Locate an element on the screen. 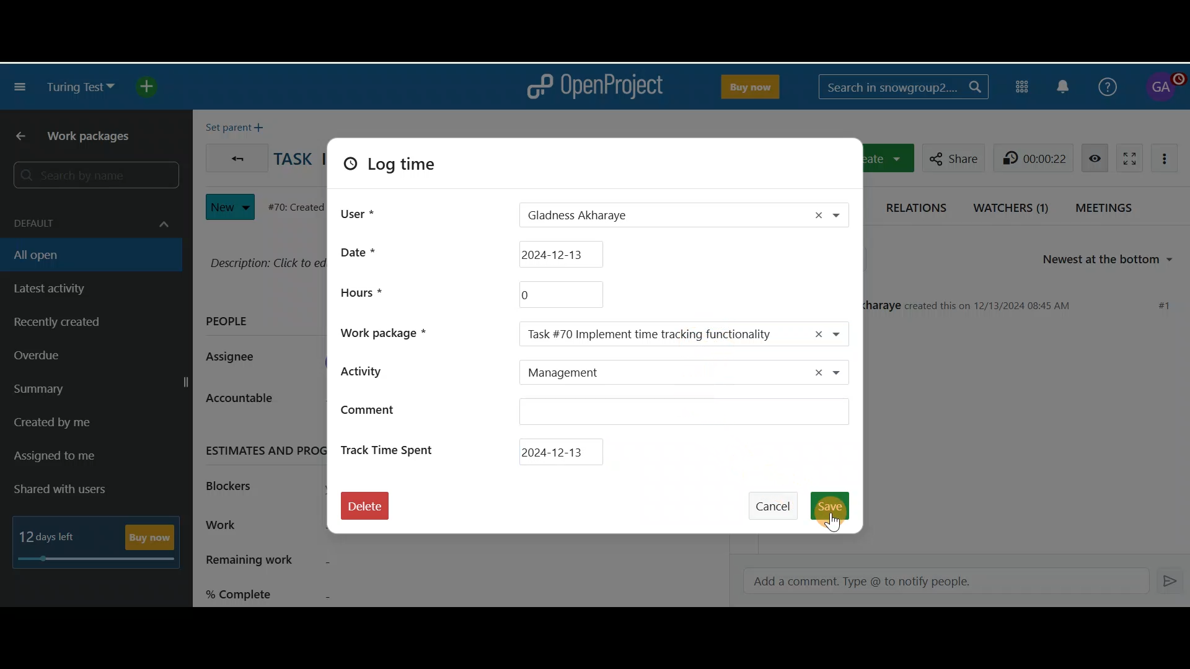 The image size is (1190, 669). Delete is located at coordinates (364, 510).